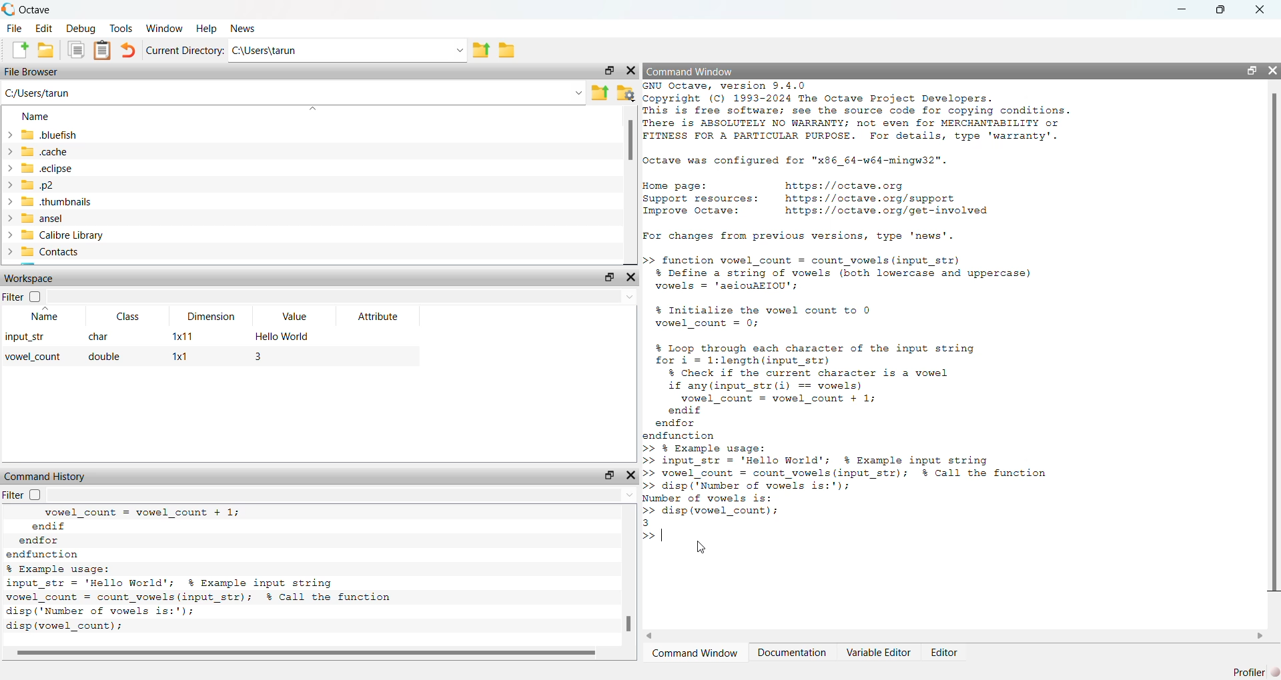 The width and height of the screenshot is (1281, 680). What do you see at coordinates (311, 653) in the screenshot?
I see `horizontal scroll bar` at bounding box center [311, 653].